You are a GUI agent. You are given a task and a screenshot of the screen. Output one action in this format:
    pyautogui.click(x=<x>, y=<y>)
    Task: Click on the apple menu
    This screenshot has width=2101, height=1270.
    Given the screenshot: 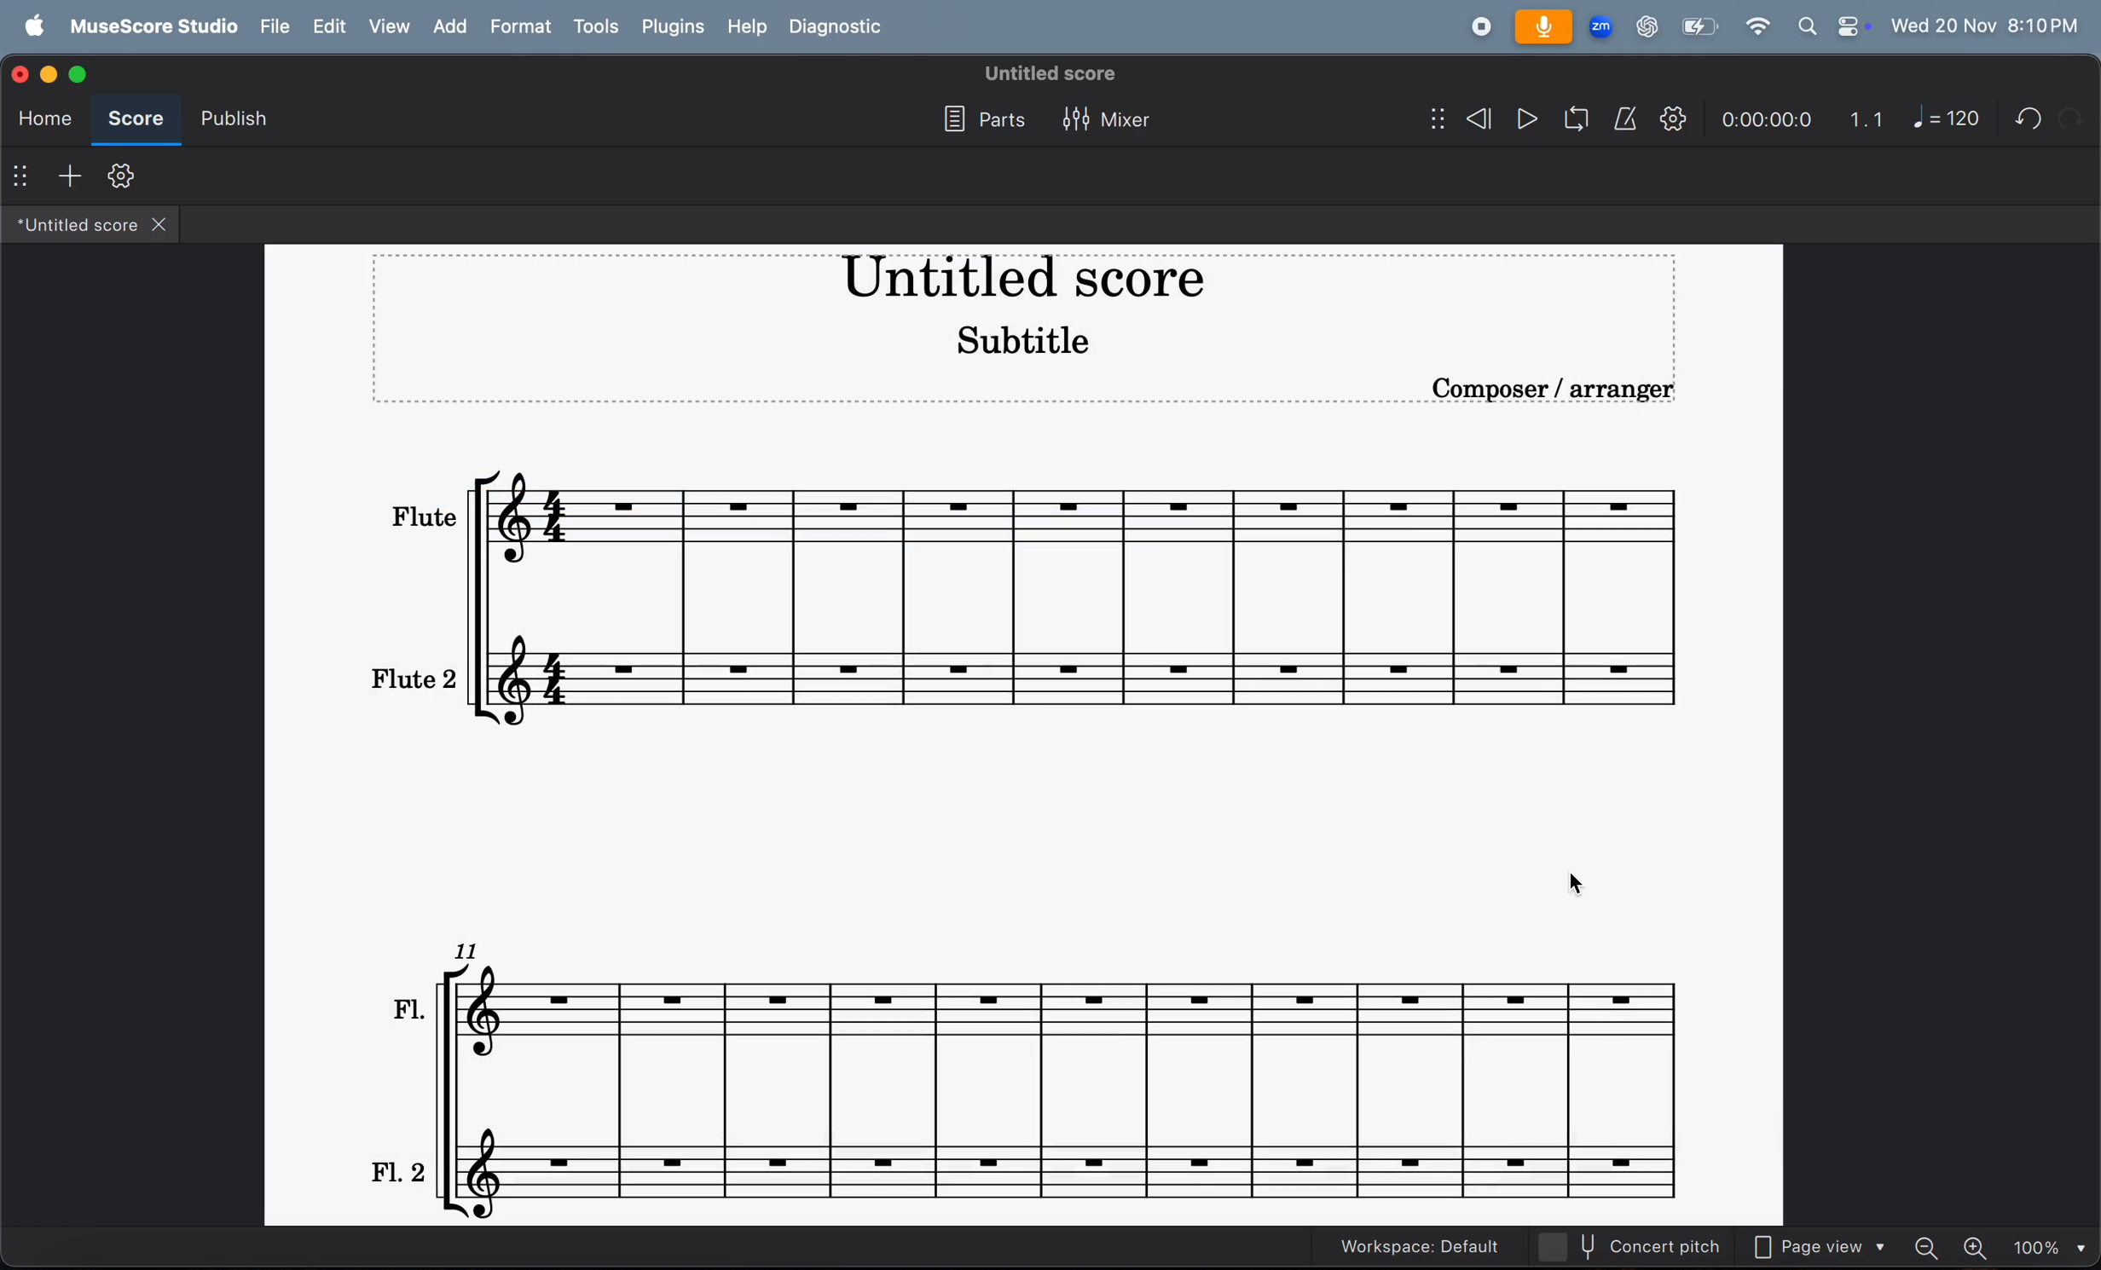 What is the action you would take?
    pyautogui.click(x=35, y=26)
    